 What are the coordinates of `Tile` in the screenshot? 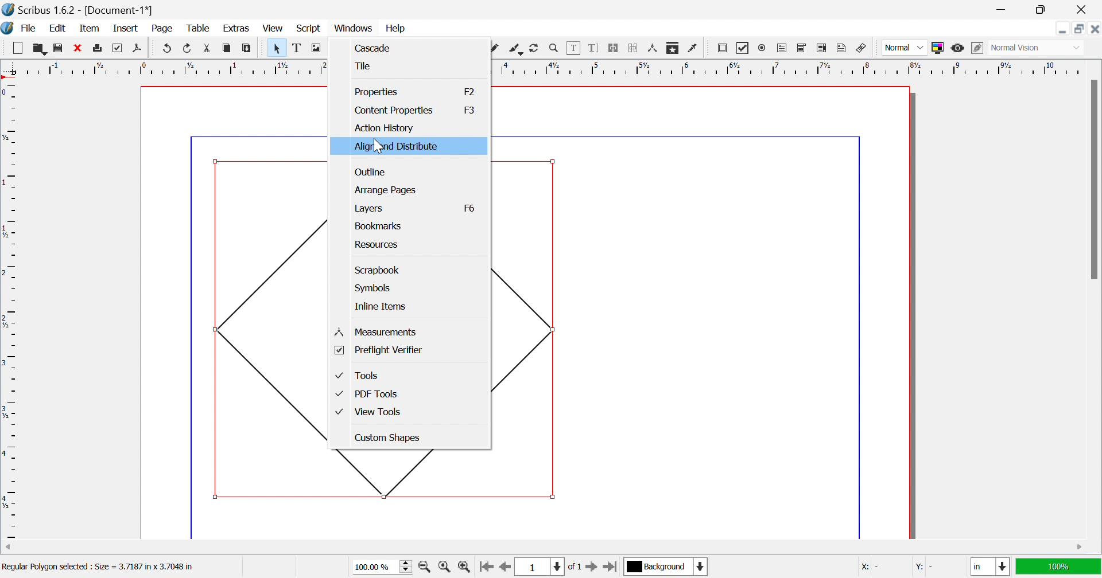 It's located at (364, 66).